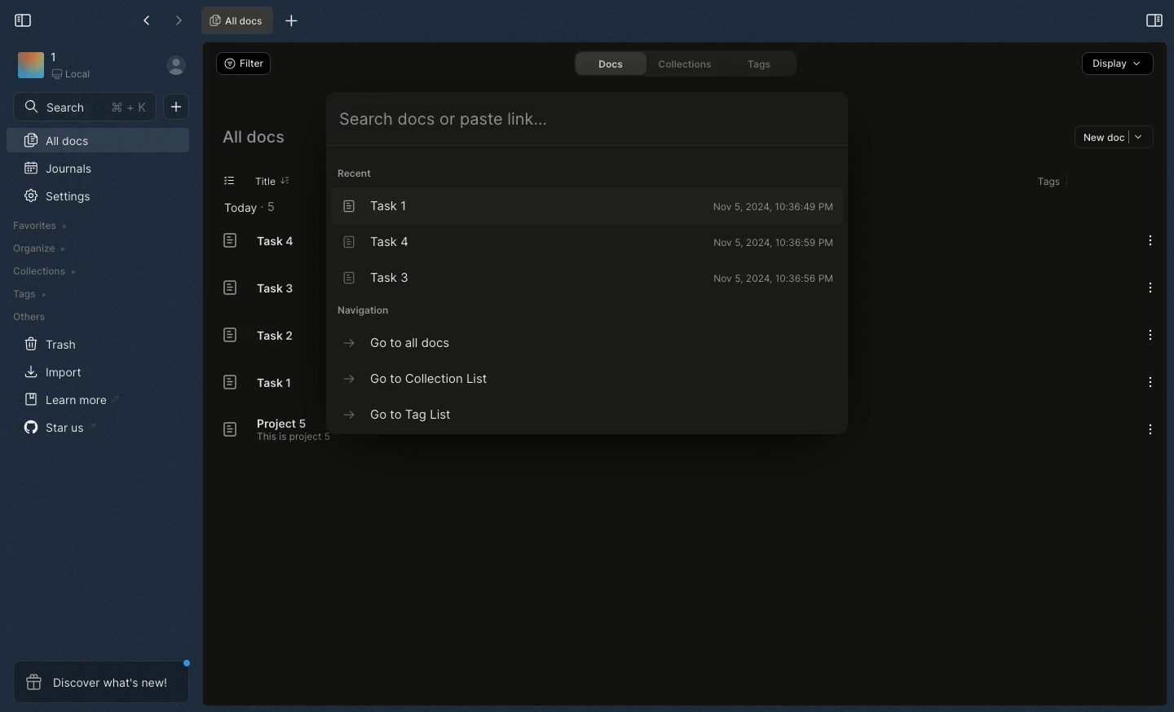 This screenshot has width=1174, height=712. Describe the element at coordinates (1154, 18) in the screenshot. I see `Expand sidebar` at that location.